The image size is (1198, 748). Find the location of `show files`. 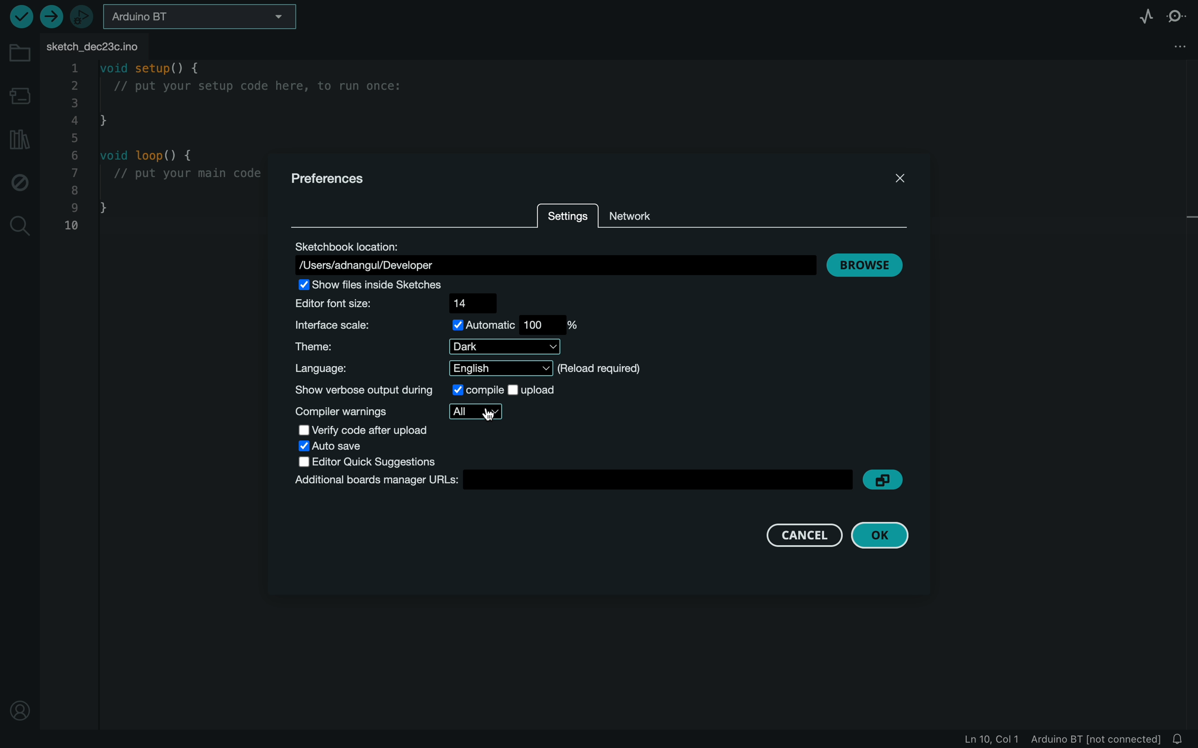

show files is located at coordinates (395, 287).